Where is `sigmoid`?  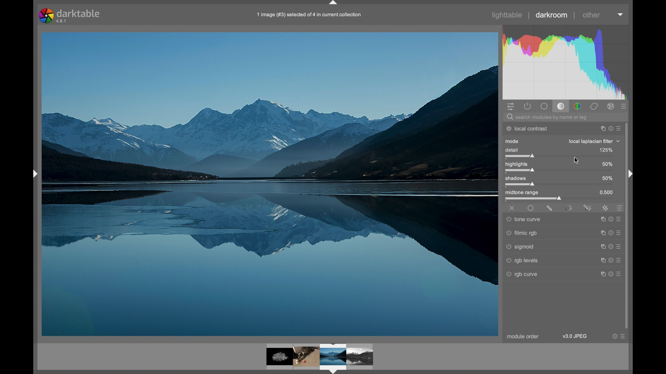
sigmoid is located at coordinates (520, 246).